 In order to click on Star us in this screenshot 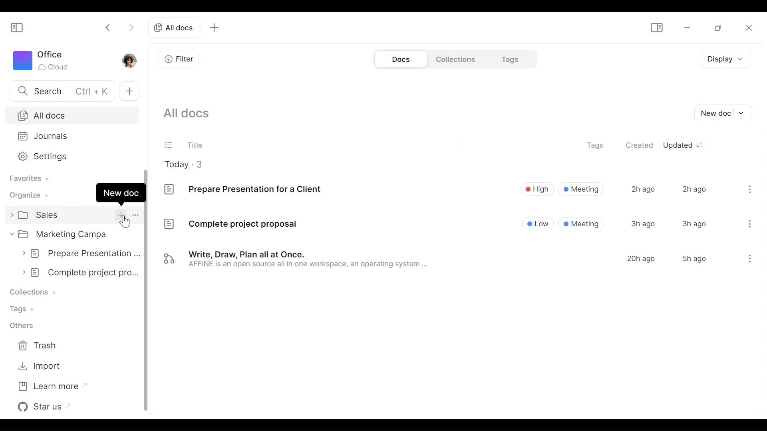, I will do `click(46, 406)`.